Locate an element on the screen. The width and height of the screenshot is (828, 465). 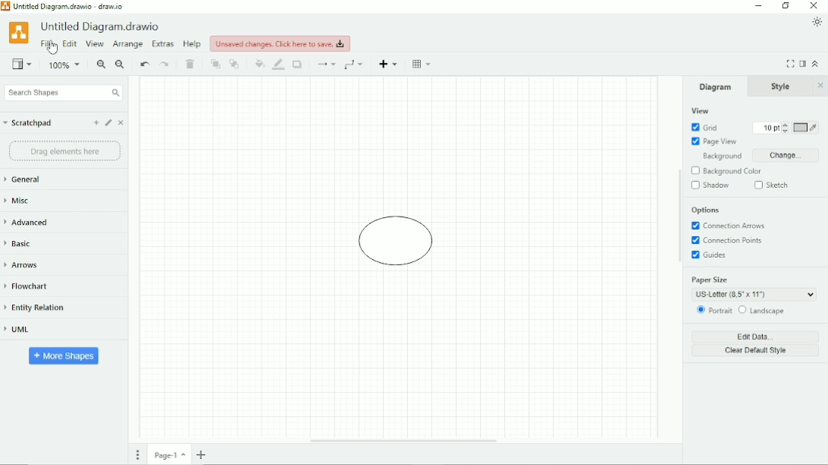
Add is located at coordinates (96, 123).